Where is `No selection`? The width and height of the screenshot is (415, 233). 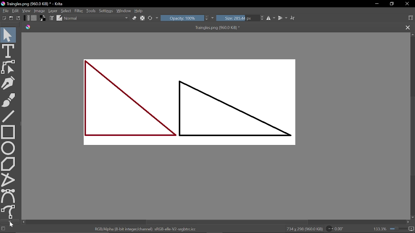 No selection is located at coordinates (4, 229).